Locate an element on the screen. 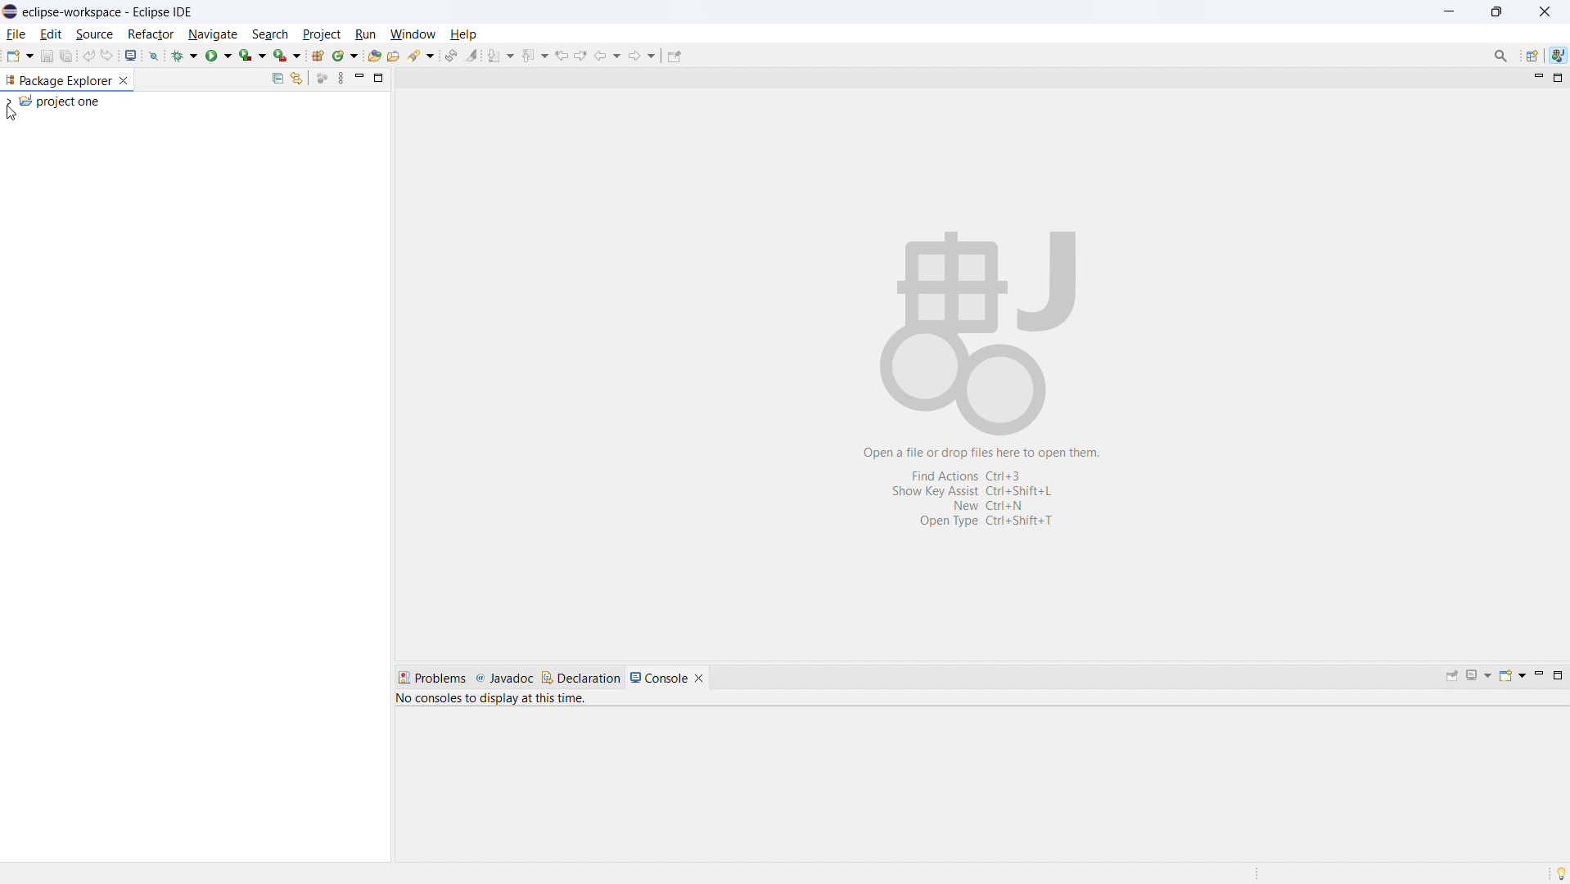 This screenshot has width=1570, height=884. help is located at coordinates (467, 33).